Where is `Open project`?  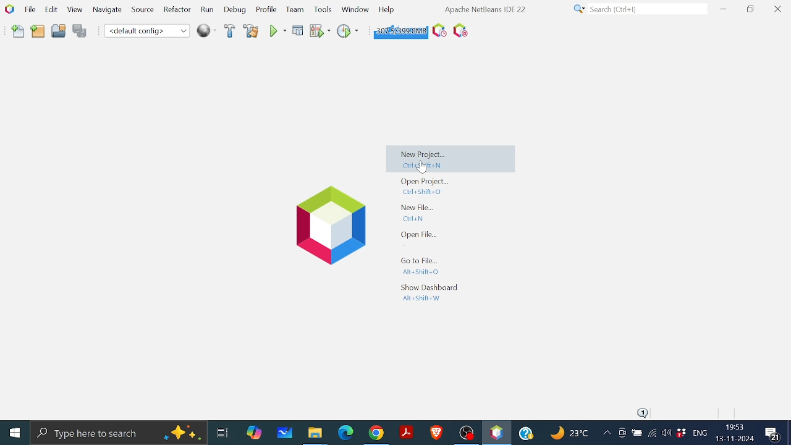 Open project is located at coordinates (59, 33).